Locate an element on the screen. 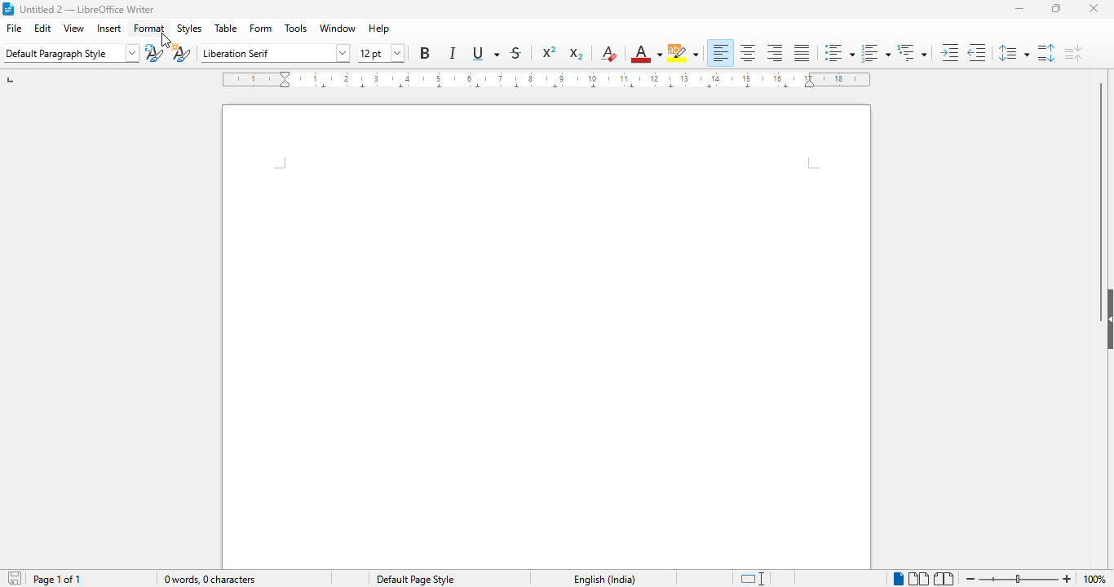  align left is located at coordinates (721, 52).